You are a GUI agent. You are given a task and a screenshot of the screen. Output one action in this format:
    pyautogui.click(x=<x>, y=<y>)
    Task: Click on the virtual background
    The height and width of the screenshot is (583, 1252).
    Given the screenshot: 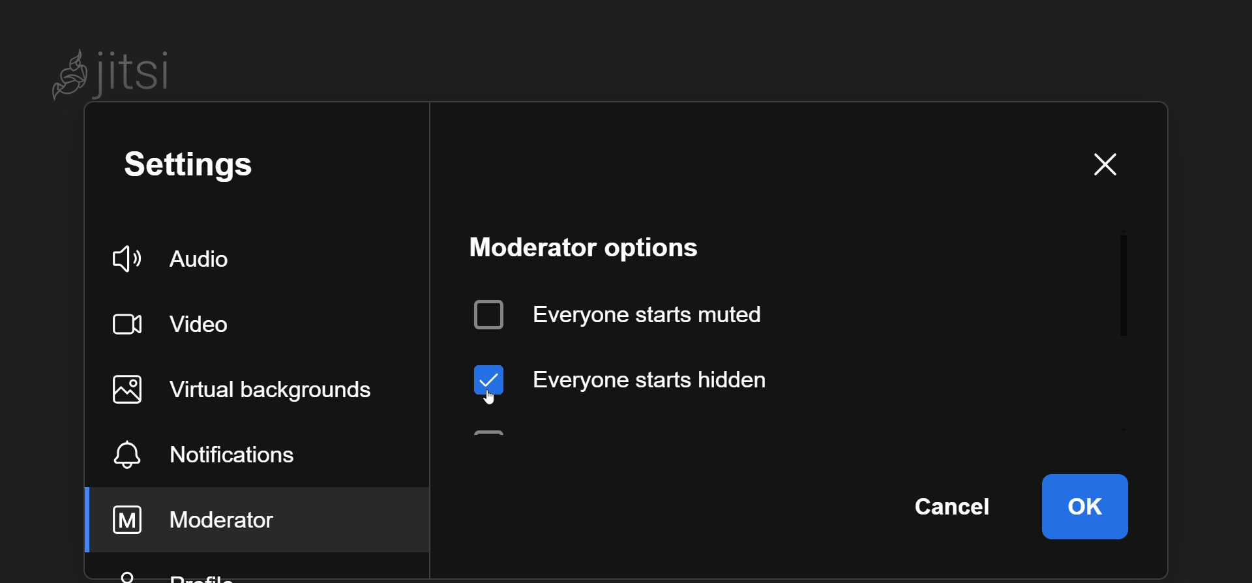 What is the action you would take?
    pyautogui.click(x=253, y=390)
    